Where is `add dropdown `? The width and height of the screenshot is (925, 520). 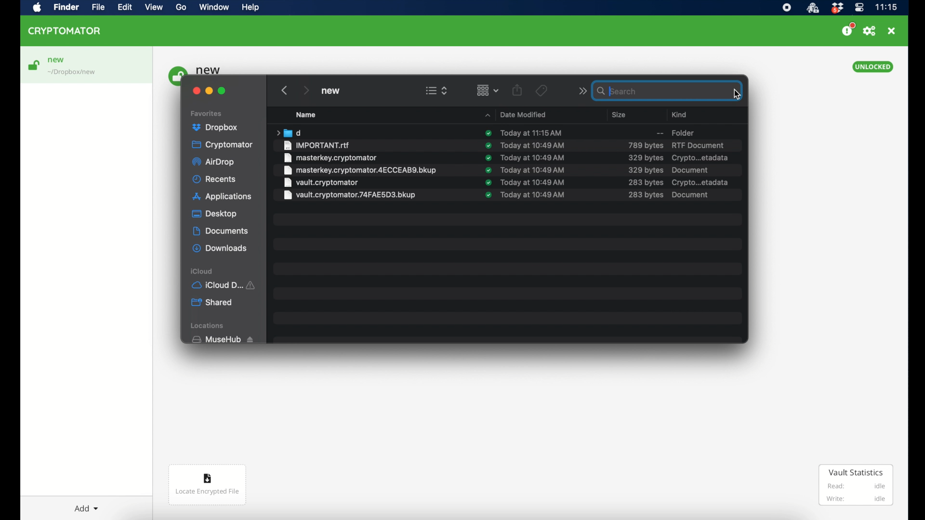
add dropdown  is located at coordinates (86, 508).